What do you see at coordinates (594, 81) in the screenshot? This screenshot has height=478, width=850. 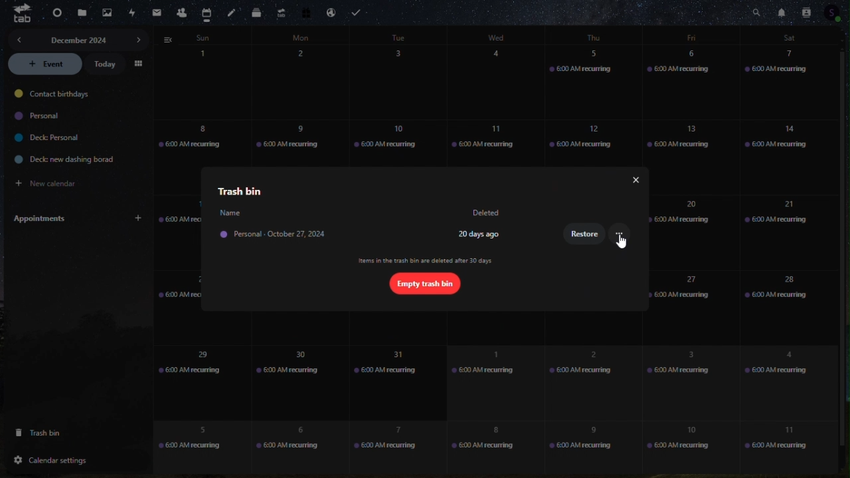 I see `5` at bounding box center [594, 81].